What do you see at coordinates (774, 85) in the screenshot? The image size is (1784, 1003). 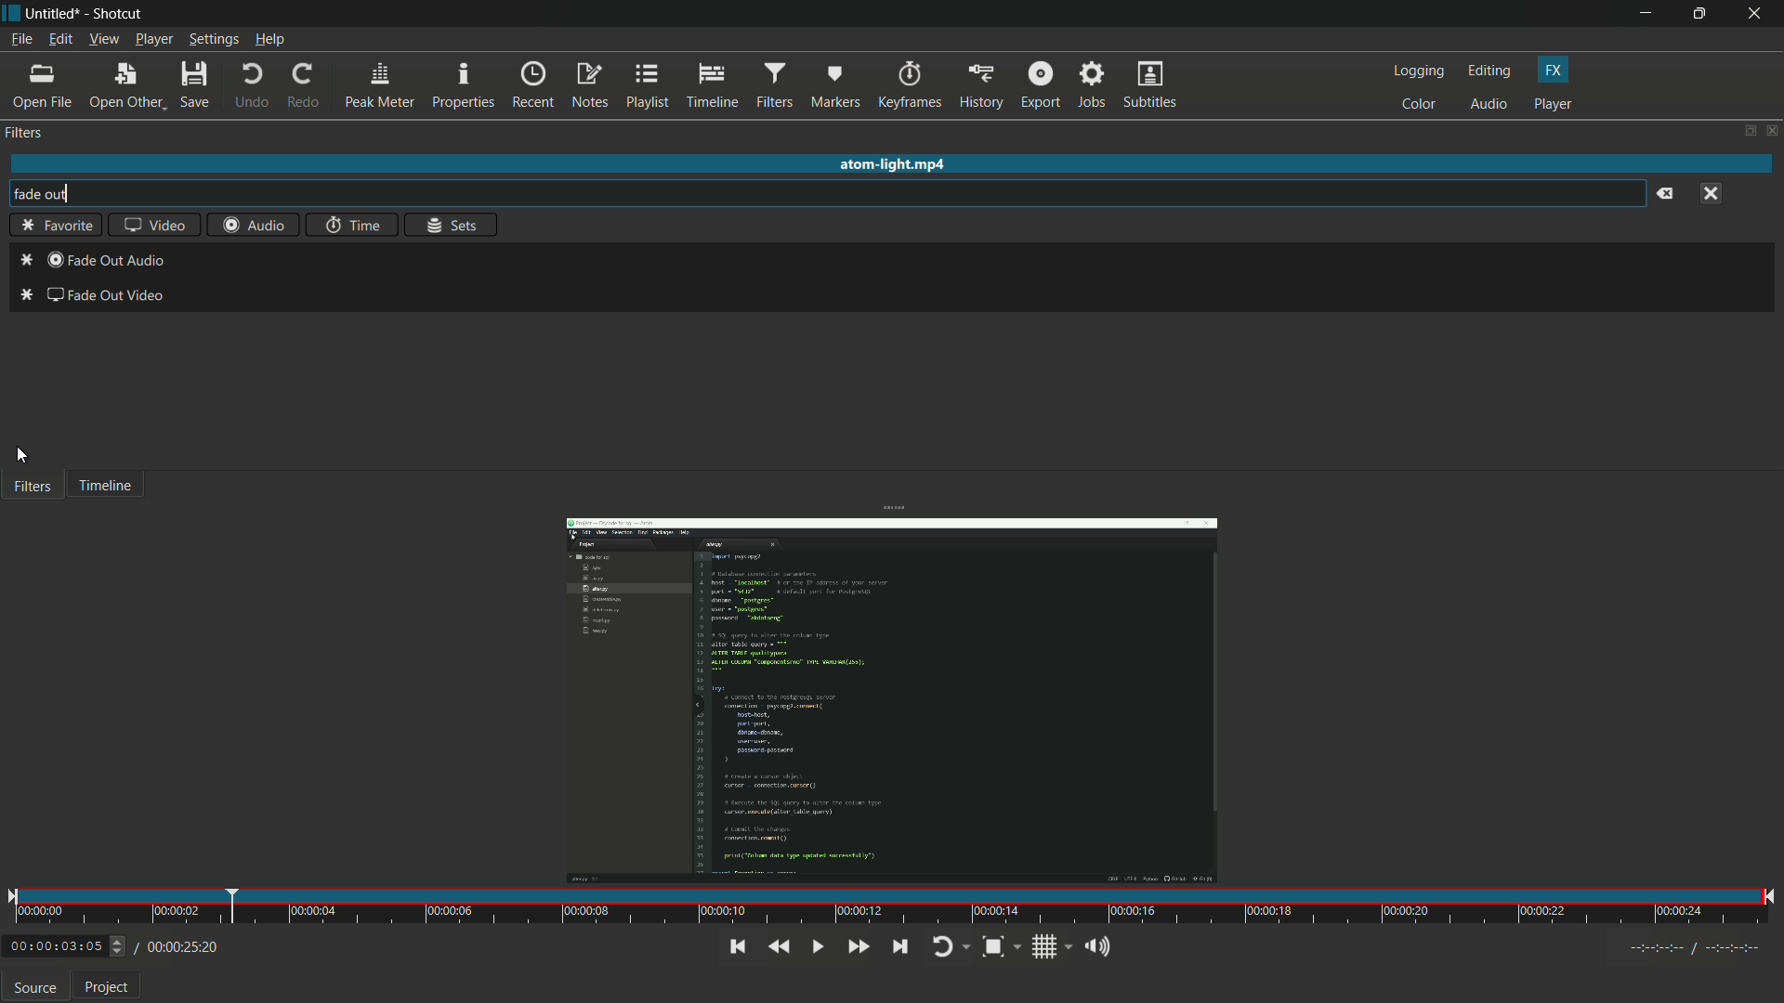 I see `filters` at bounding box center [774, 85].